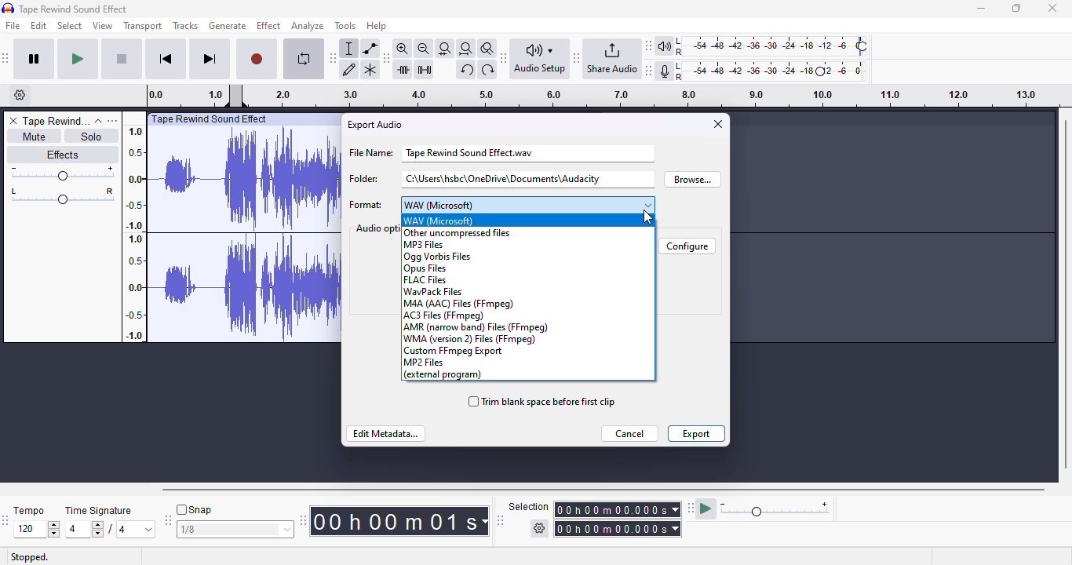  What do you see at coordinates (374, 125) in the screenshot?
I see `export audio` at bounding box center [374, 125].